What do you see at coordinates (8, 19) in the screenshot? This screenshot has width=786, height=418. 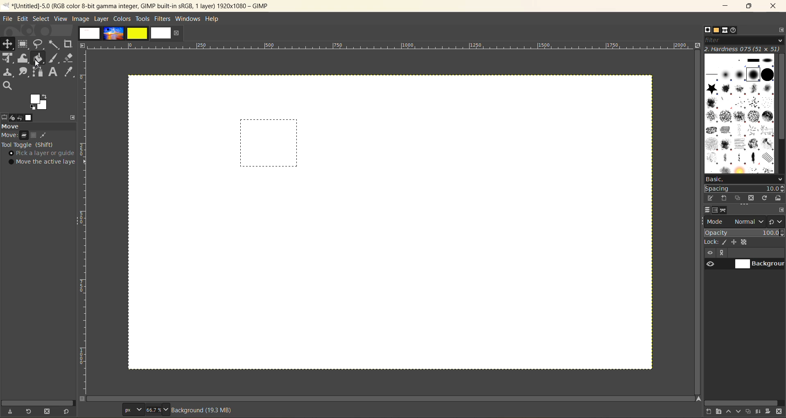 I see `file` at bounding box center [8, 19].